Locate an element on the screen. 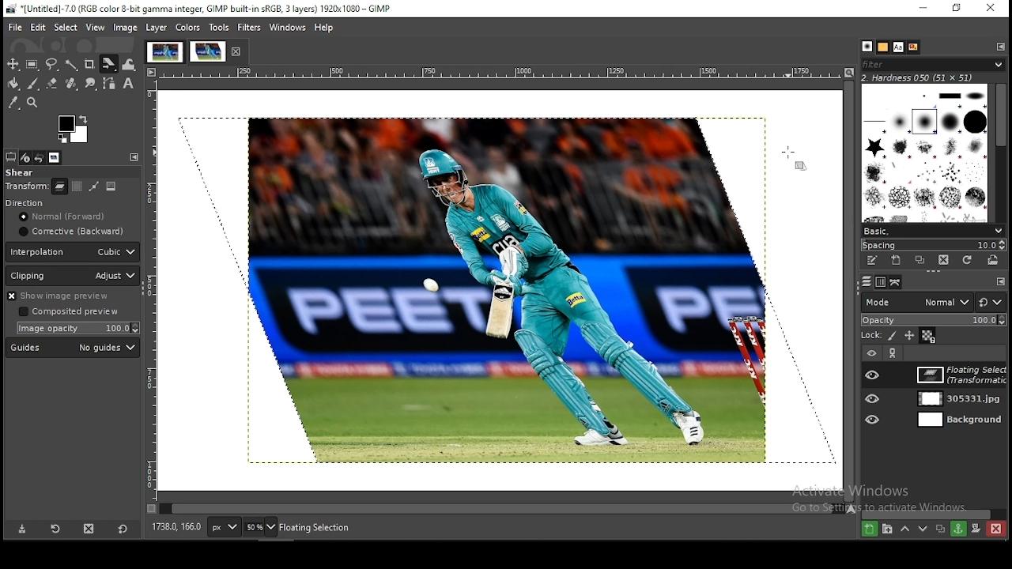 This screenshot has height=569, width=1012. tools is located at coordinates (219, 28).